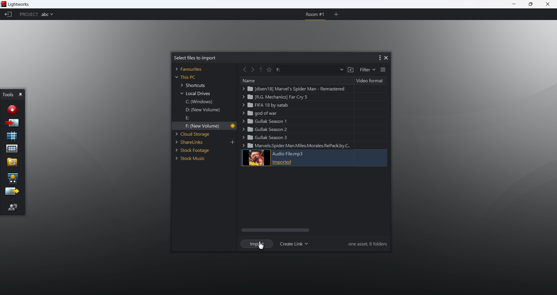  I want to click on information, so click(367, 244).